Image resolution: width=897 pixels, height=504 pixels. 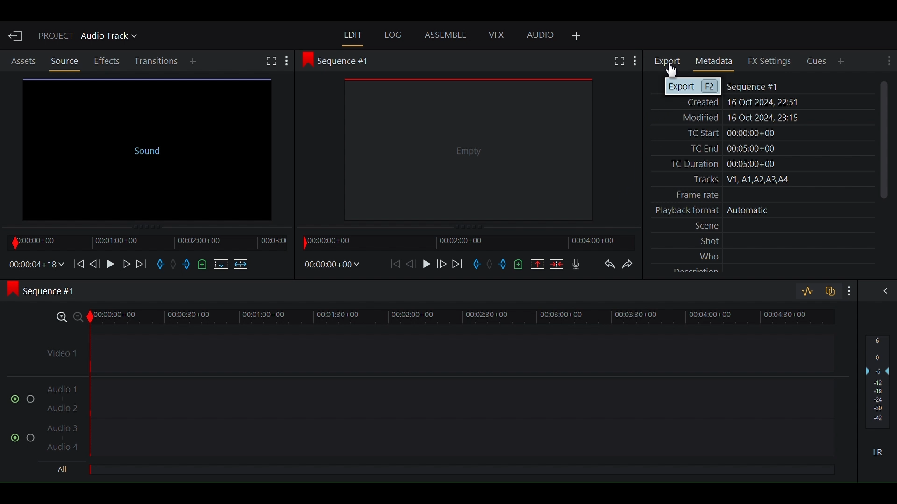 What do you see at coordinates (478, 265) in the screenshot?
I see `Mark in` at bounding box center [478, 265].